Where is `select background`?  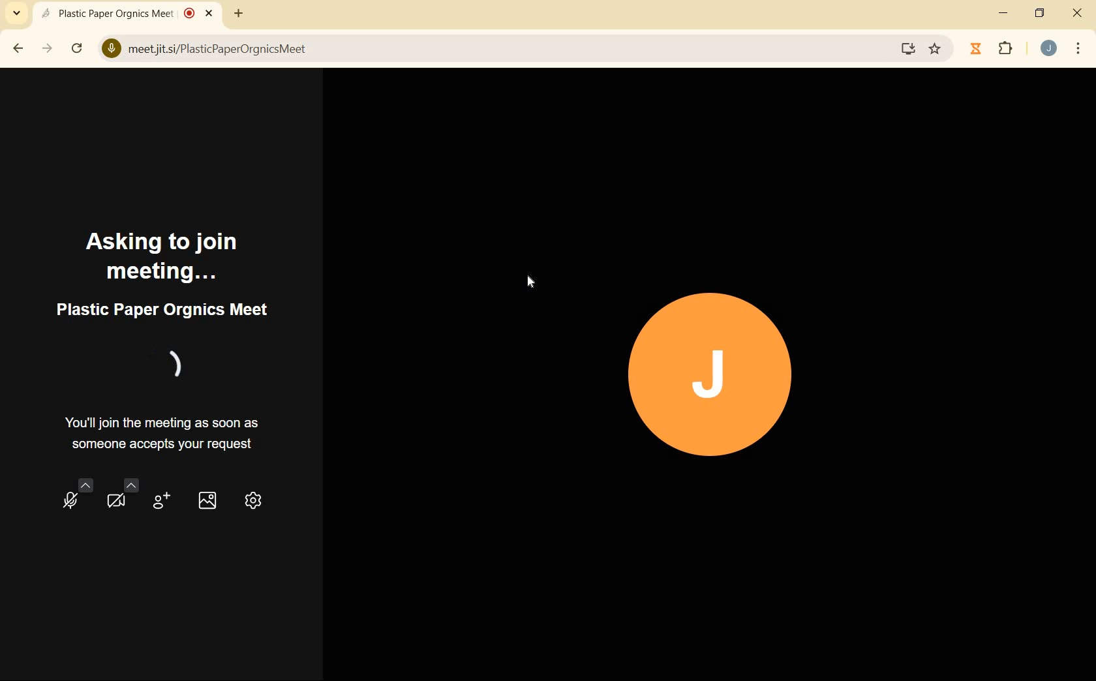 select background is located at coordinates (207, 498).